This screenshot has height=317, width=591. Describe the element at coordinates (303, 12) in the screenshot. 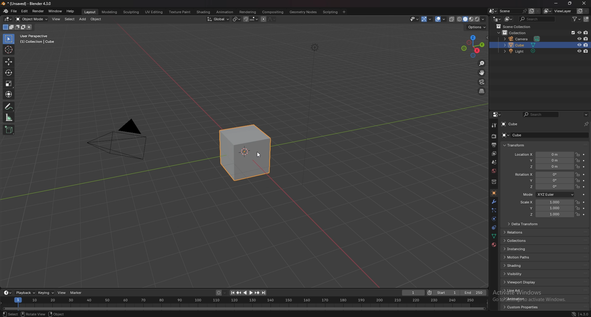

I see `geometry nodes` at that location.